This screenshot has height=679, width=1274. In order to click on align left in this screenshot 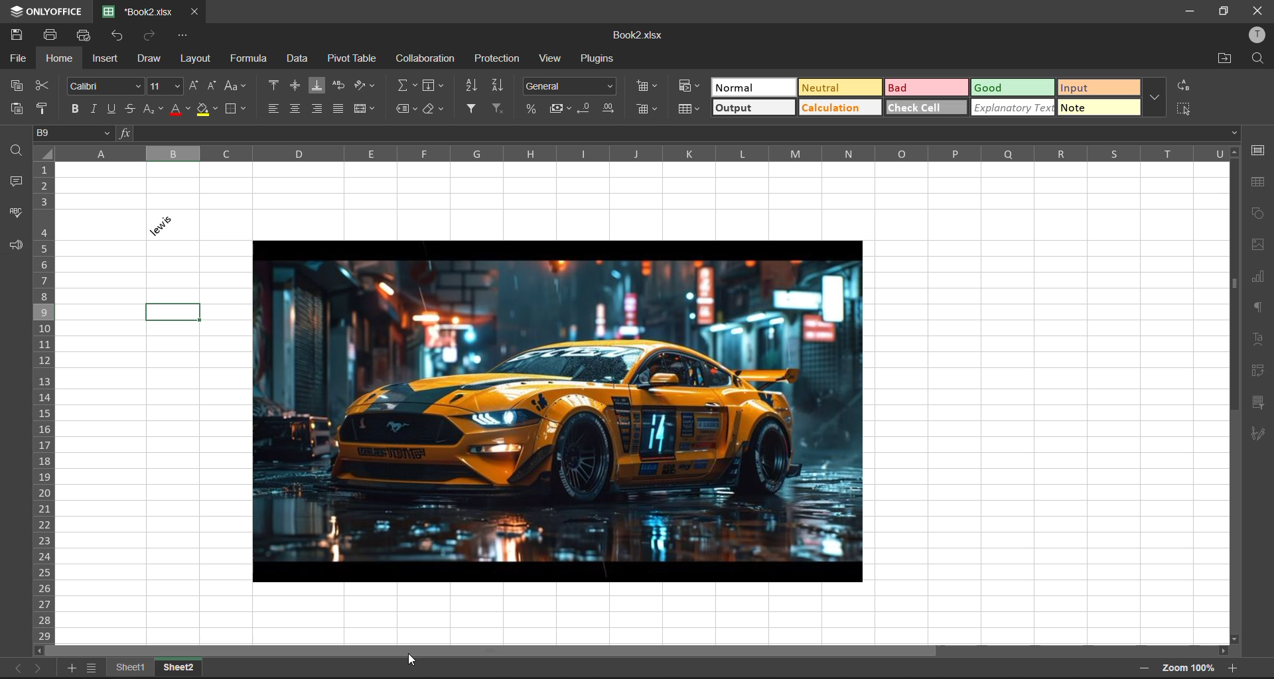, I will do `click(277, 109)`.